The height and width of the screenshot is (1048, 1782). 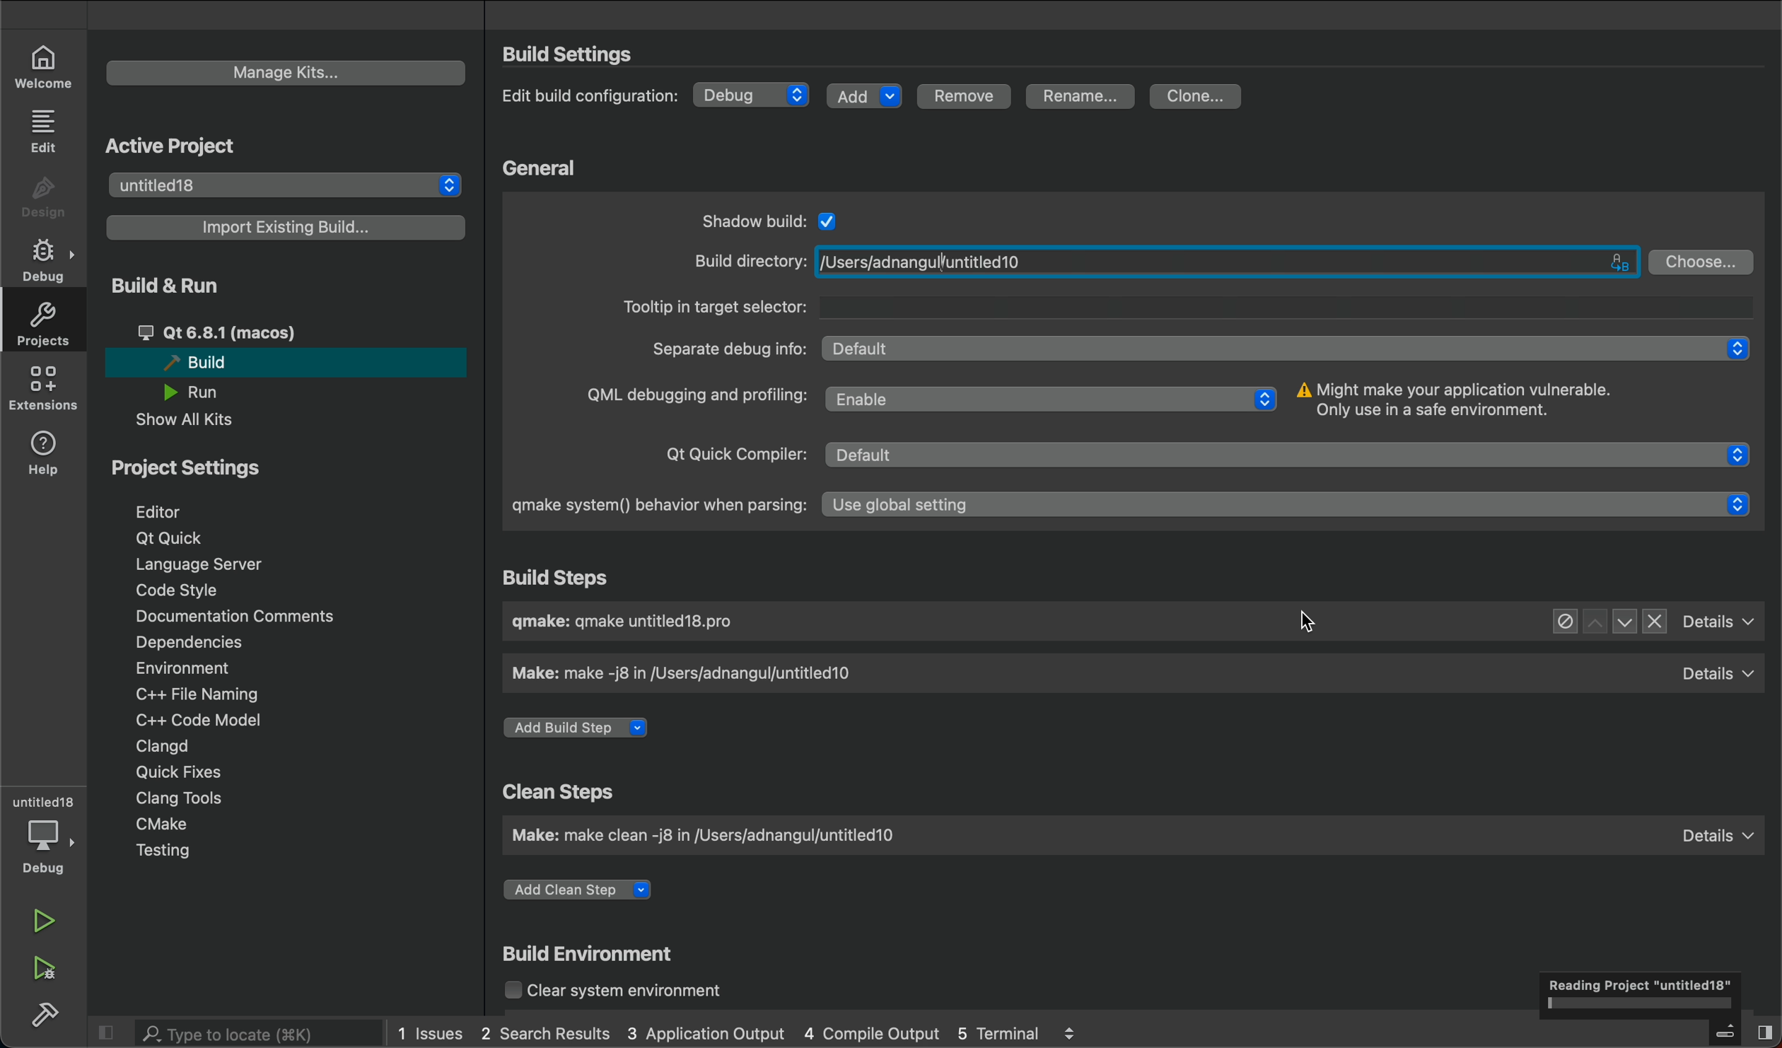 What do you see at coordinates (577, 578) in the screenshot?
I see `build steps` at bounding box center [577, 578].